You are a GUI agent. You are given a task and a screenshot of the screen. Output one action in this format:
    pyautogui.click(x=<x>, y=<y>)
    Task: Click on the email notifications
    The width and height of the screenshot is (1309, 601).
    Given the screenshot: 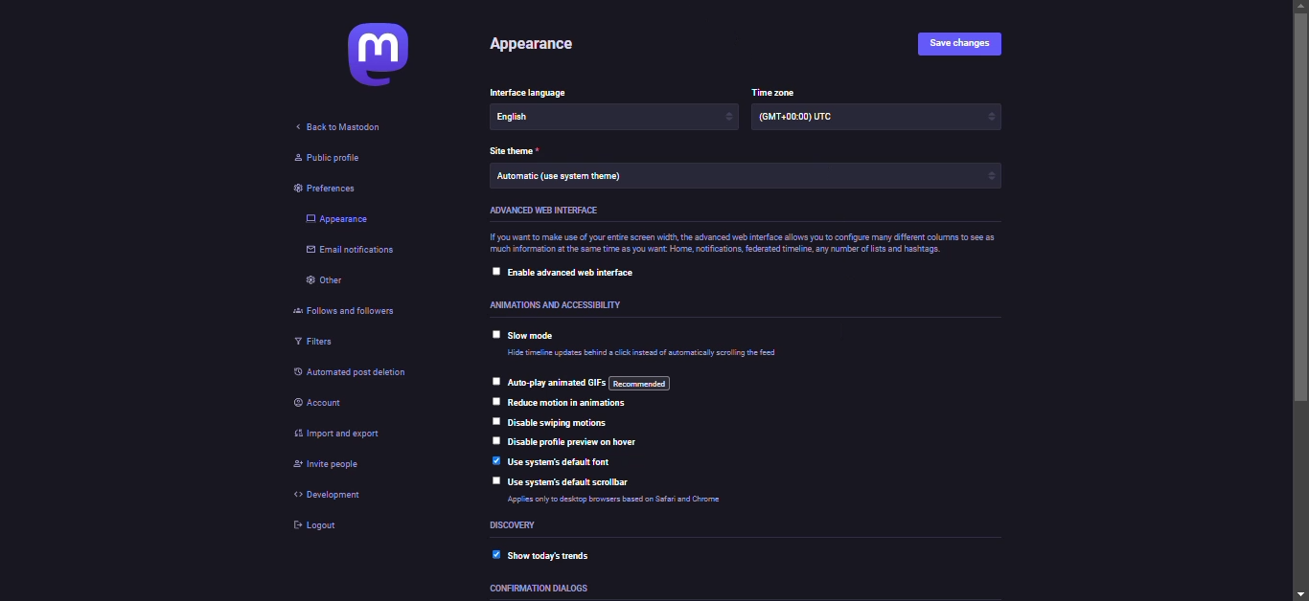 What is the action you would take?
    pyautogui.click(x=354, y=251)
    